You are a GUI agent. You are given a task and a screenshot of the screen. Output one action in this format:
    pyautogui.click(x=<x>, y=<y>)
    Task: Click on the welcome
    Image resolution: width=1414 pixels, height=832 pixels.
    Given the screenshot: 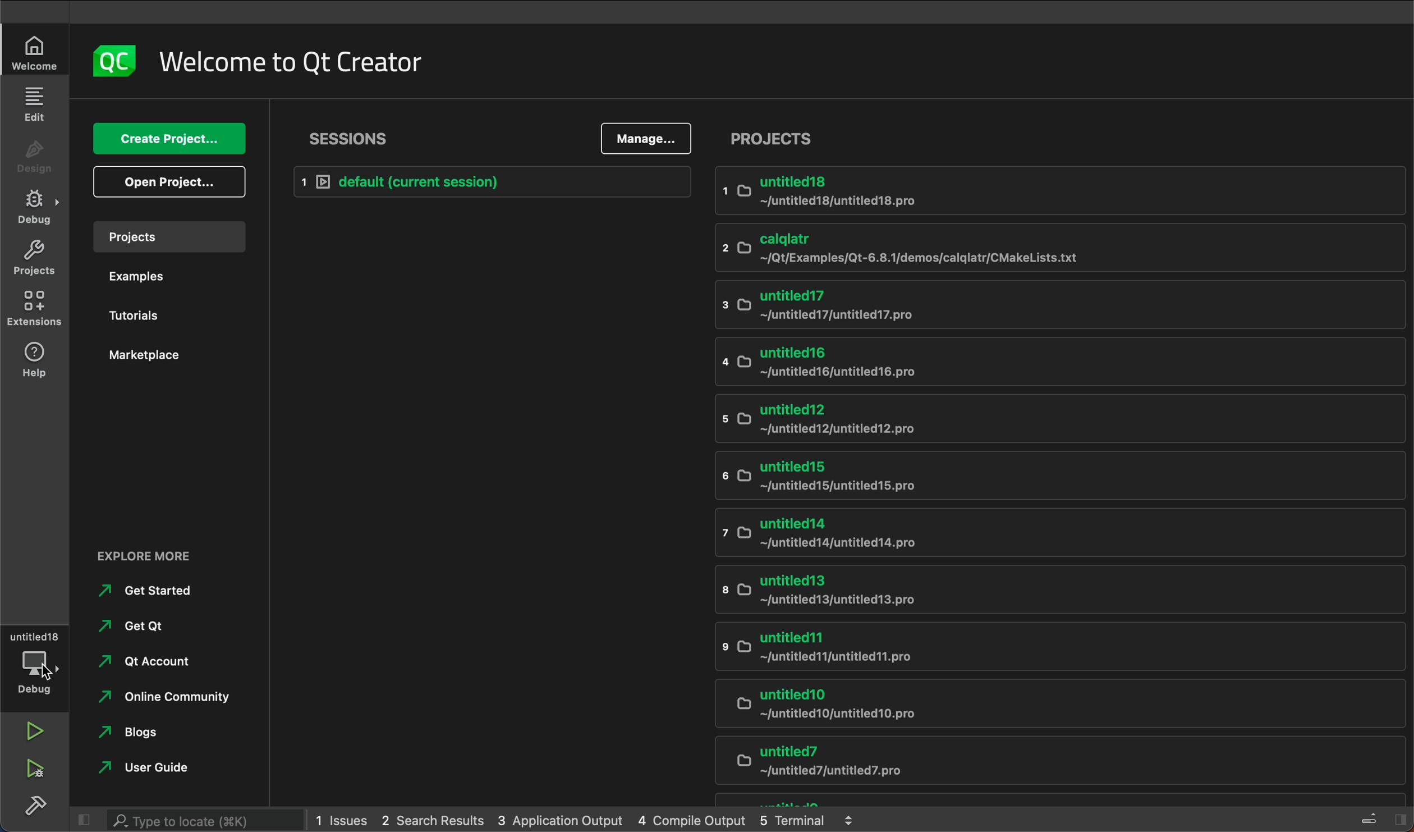 What is the action you would take?
    pyautogui.click(x=32, y=52)
    